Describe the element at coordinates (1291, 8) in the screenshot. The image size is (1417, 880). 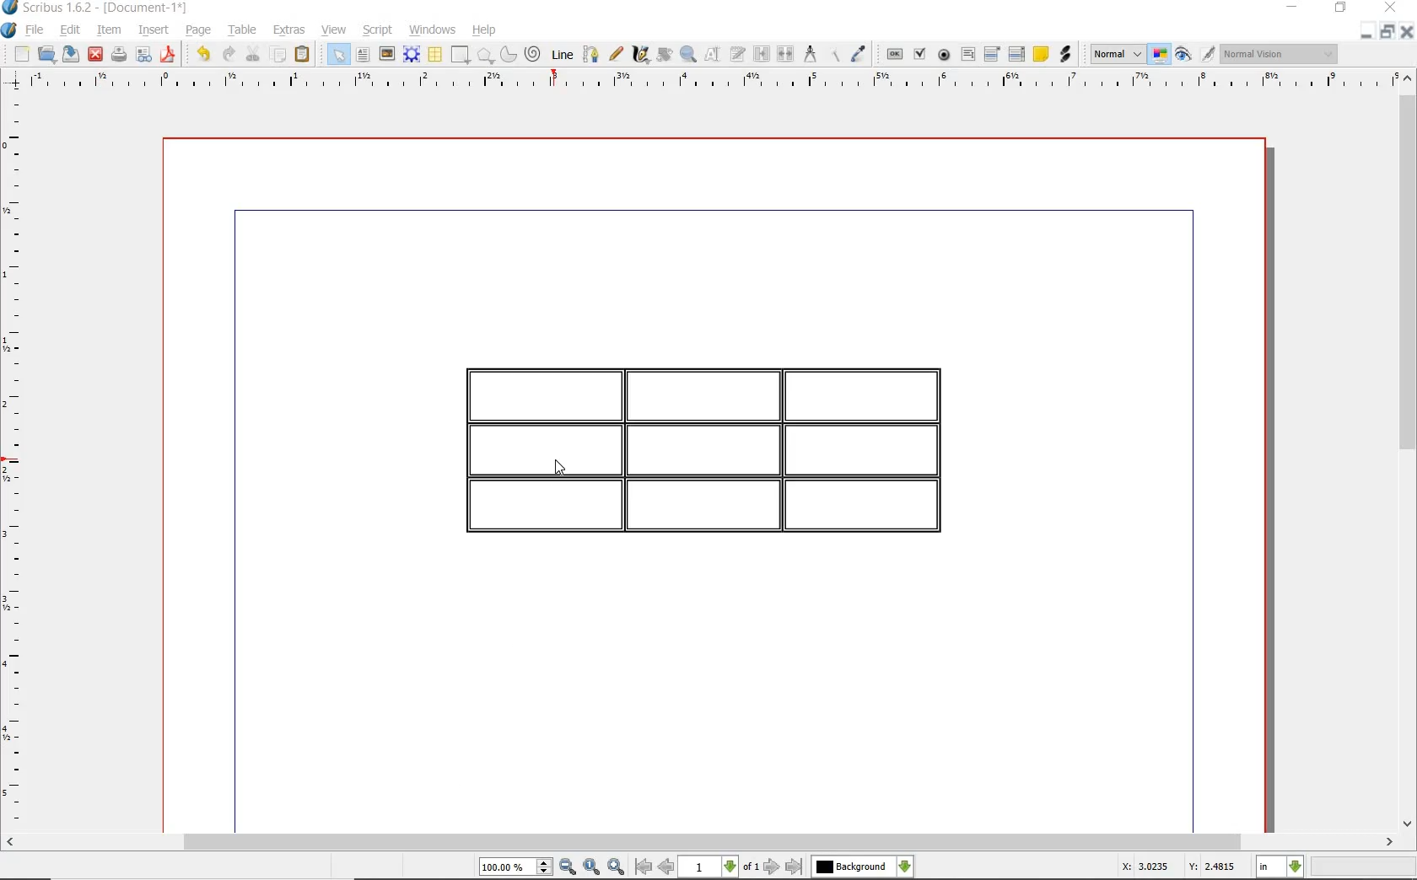
I see `MINIMIZE` at that location.